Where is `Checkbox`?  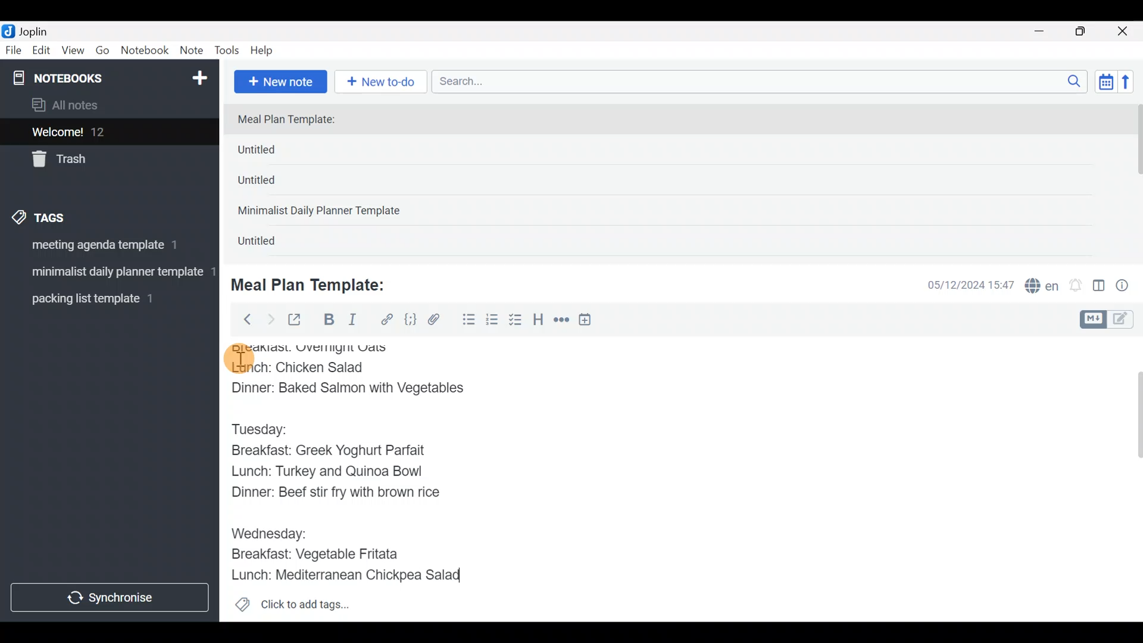 Checkbox is located at coordinates (517, 321).